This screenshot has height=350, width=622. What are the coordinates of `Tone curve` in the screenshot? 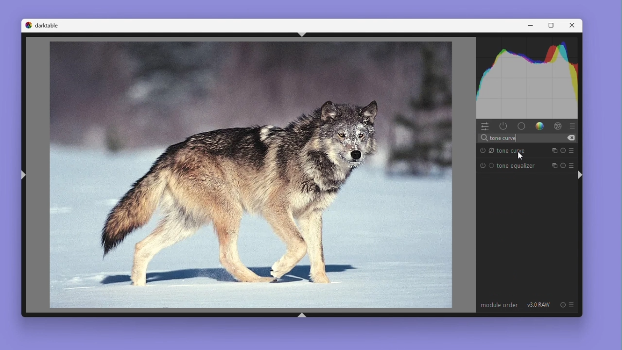 It's located at (507, 150).